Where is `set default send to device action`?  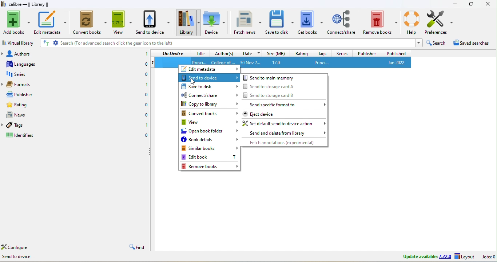 set default send to device action is located at coordinates (284, 123).